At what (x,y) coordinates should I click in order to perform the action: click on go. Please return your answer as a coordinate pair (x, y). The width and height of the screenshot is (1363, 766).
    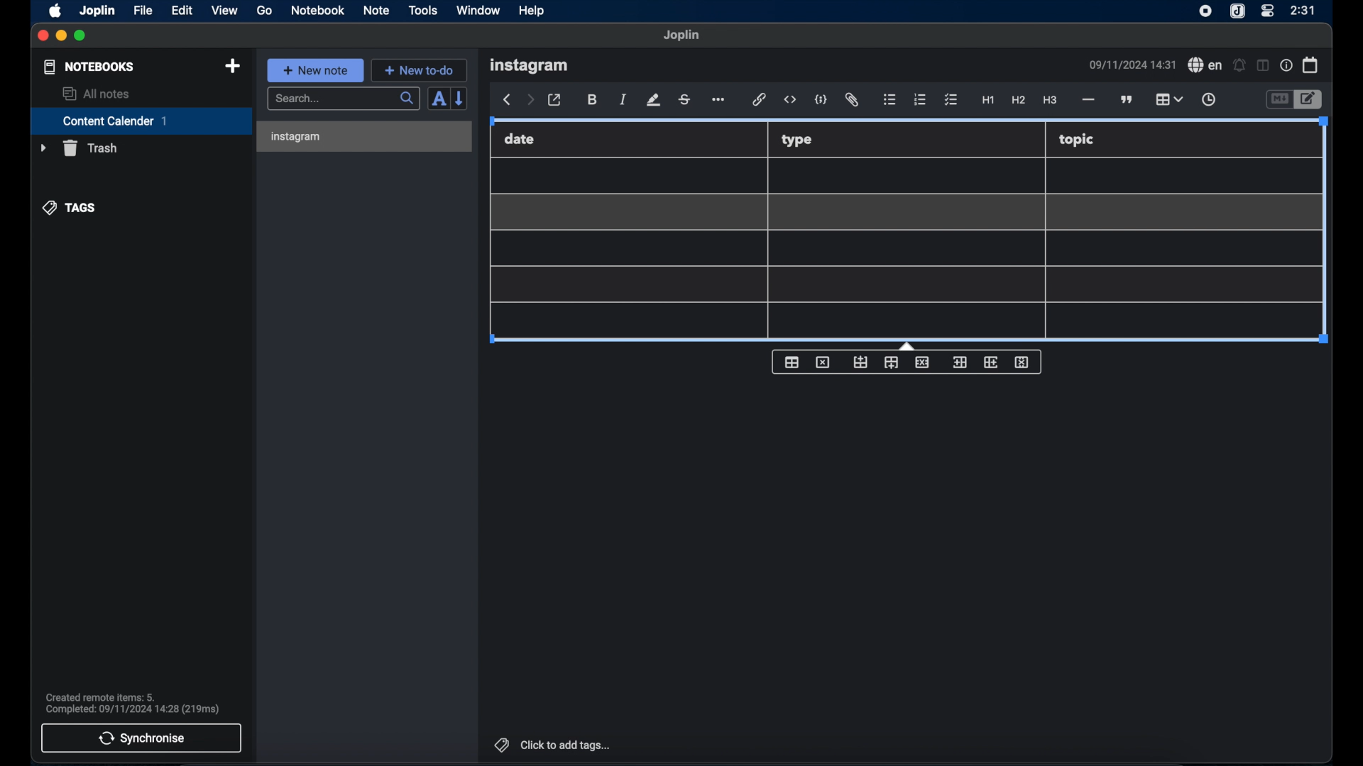
    Looking at the image, I should click on (266, 11).